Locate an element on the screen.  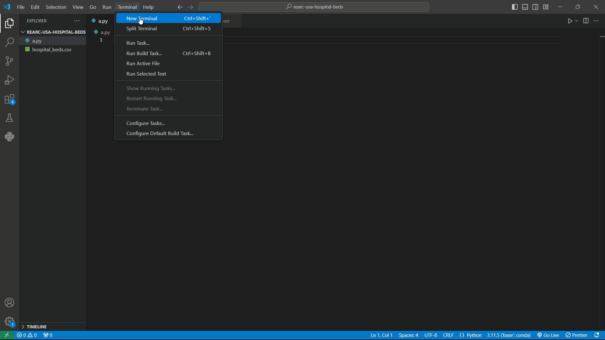
run is located at coordinates (572, 22).